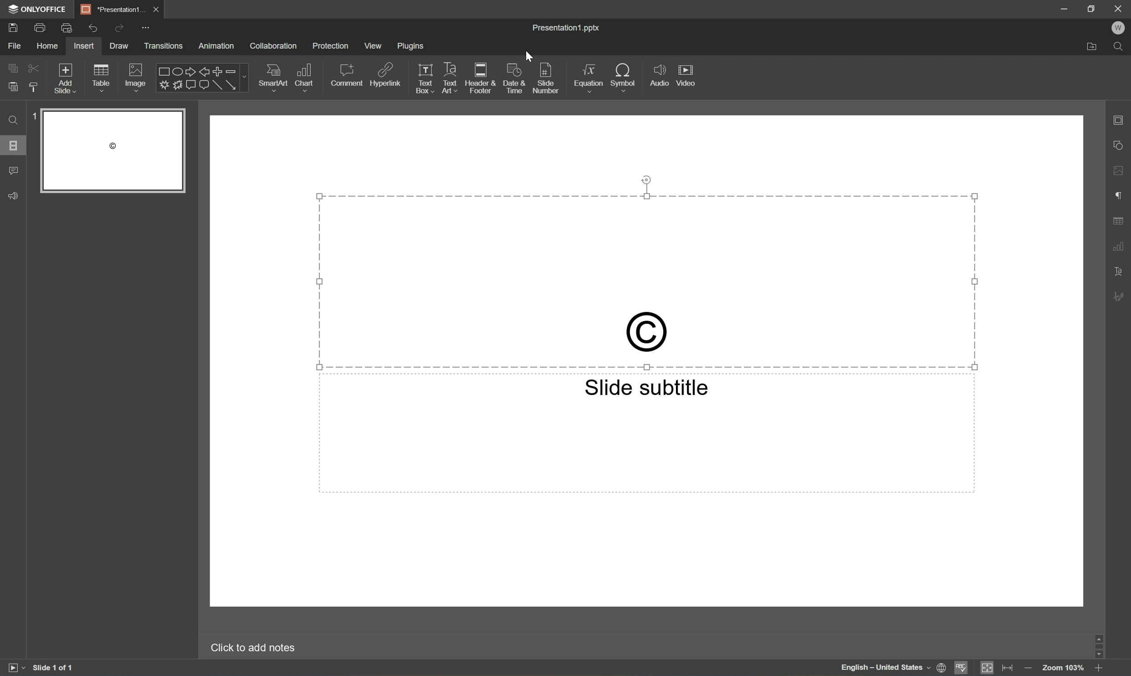  I want to click on Slide subtitle, so click(647, 387).